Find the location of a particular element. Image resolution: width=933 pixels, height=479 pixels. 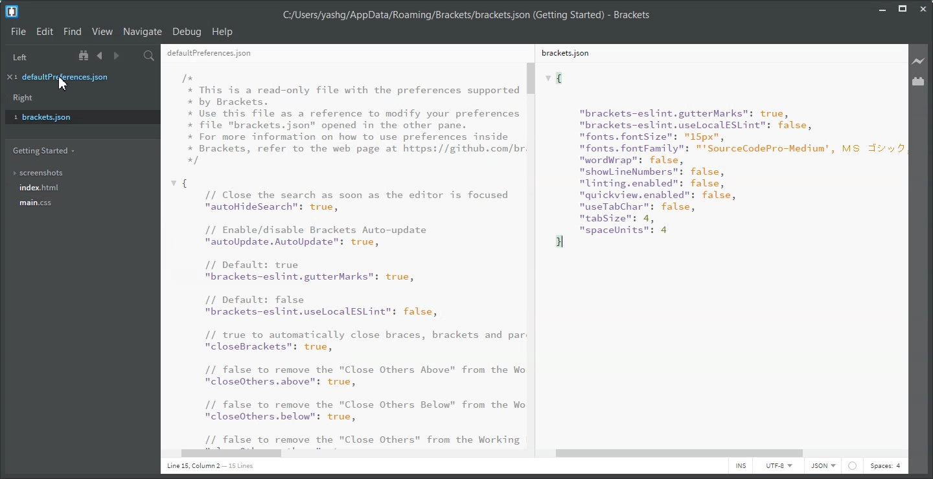

Navigate Backward is located at coordinates (100, 55).